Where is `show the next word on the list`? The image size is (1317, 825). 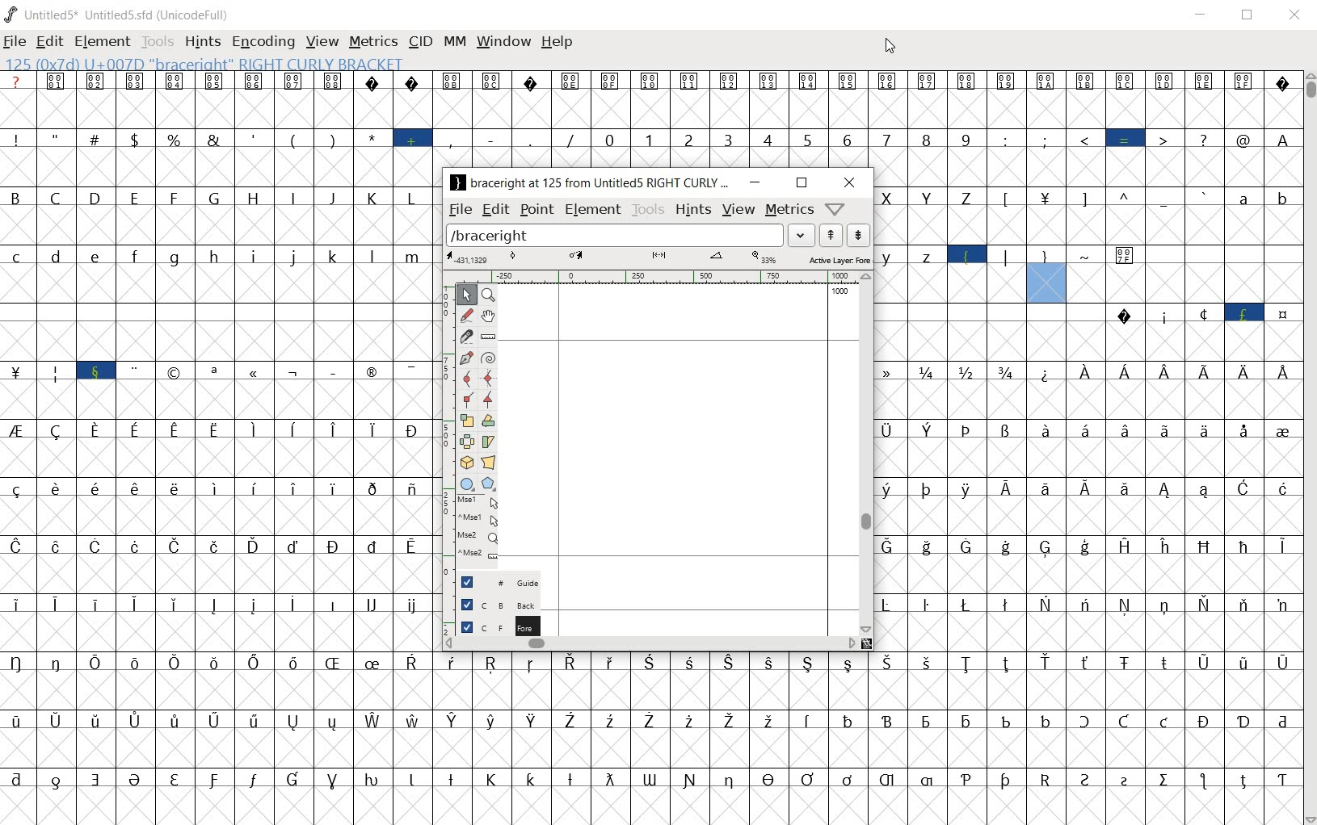
show the next word on the list is located at coordinates (829, 235).